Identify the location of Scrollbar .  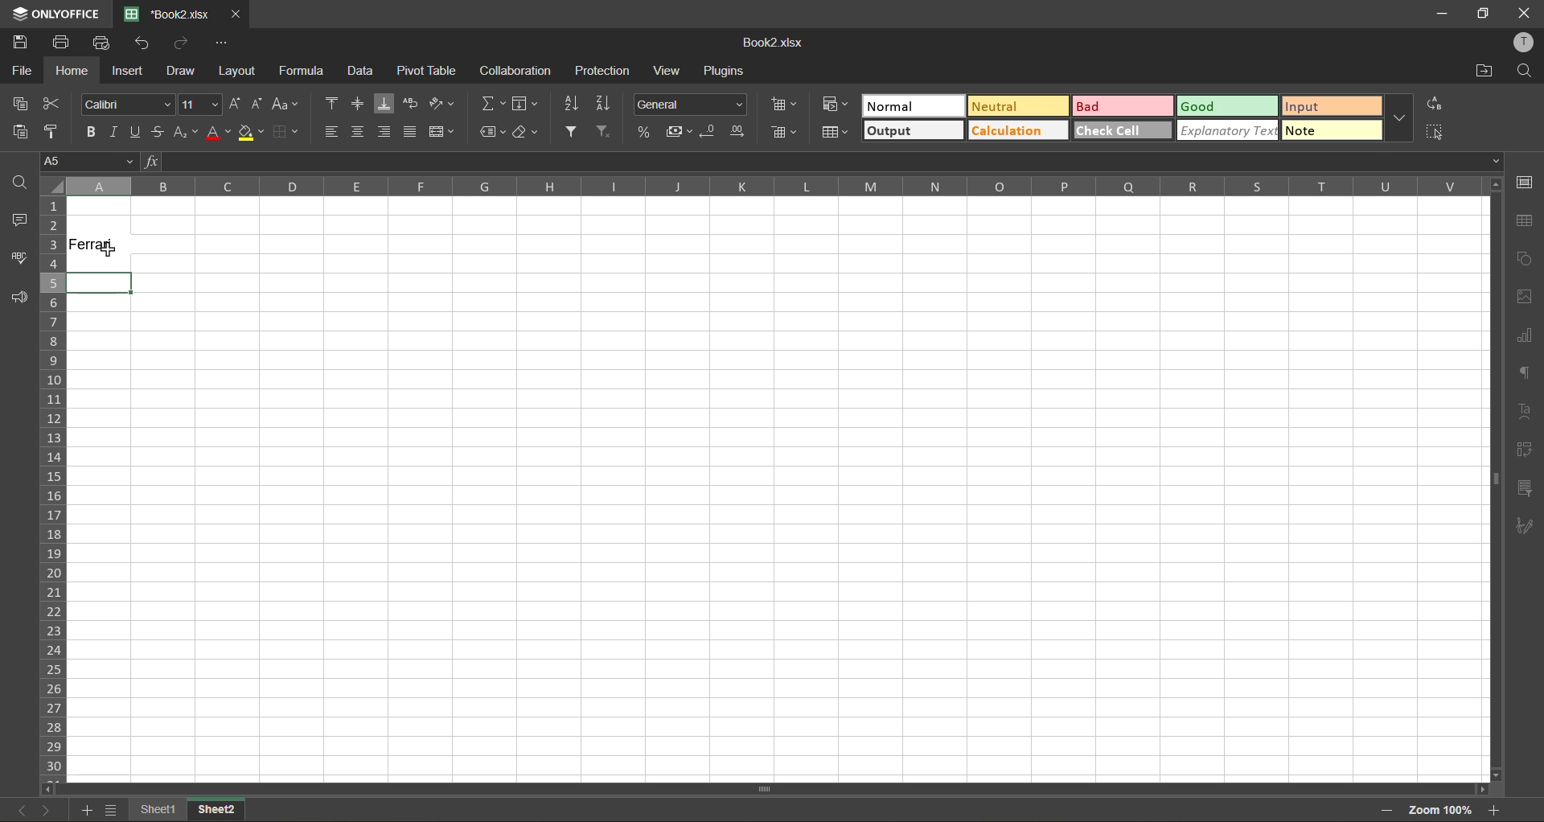
(761, 786).